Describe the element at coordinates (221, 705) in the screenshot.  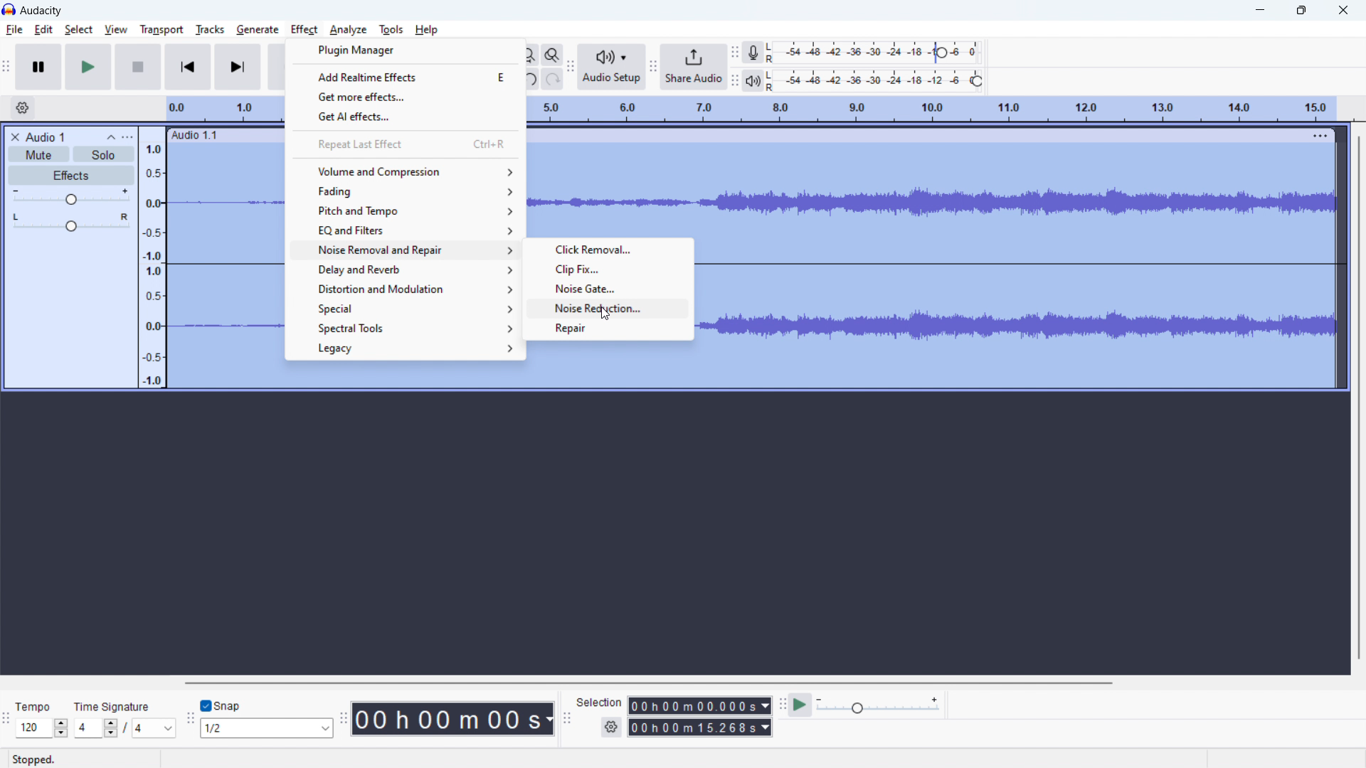
I see `toggle snap` at that location.